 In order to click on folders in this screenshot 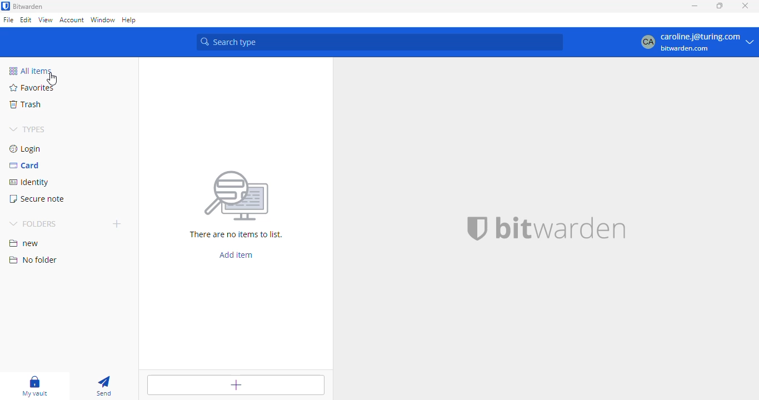, I will do `click(33, 224)`.